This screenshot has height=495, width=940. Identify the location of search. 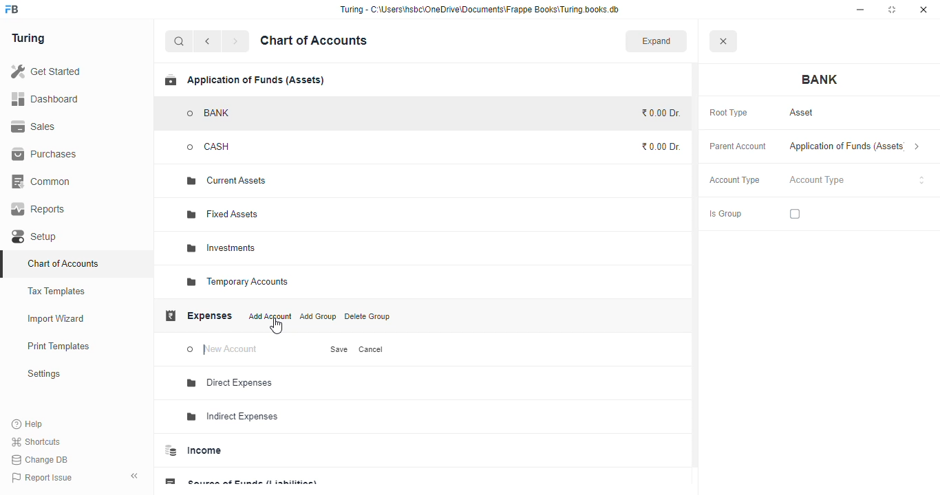
(180, 41).